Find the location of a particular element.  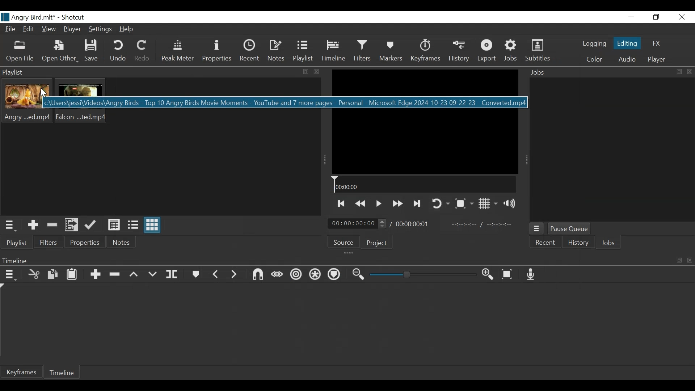

Recent is located at coordinates (546, 242).